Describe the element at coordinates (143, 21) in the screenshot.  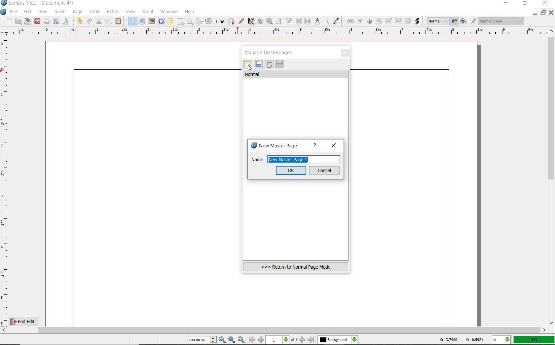
I see `text frame` at that location.